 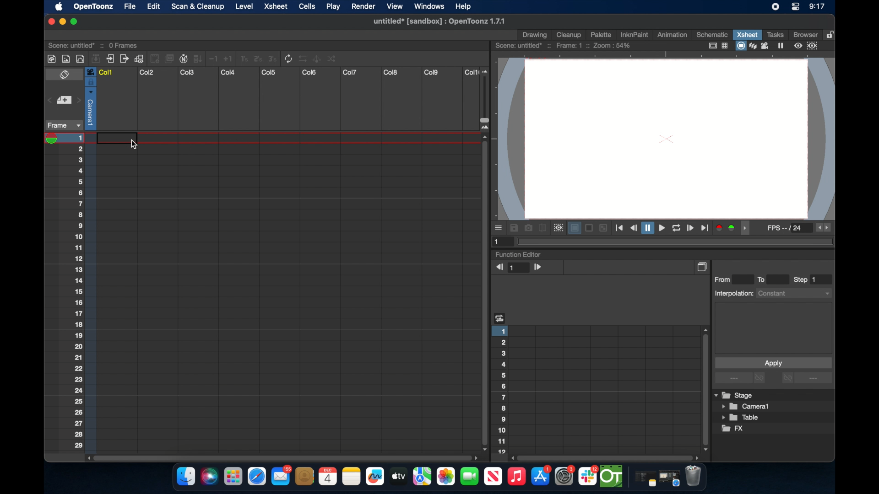 I want to click on function editor, so click(x=519, y=254).